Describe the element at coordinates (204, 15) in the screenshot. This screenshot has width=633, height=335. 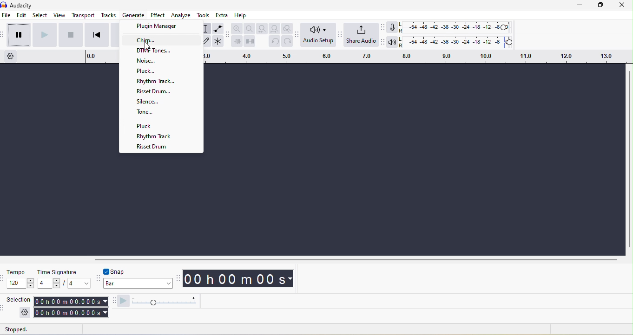
I see `tools` at that location.